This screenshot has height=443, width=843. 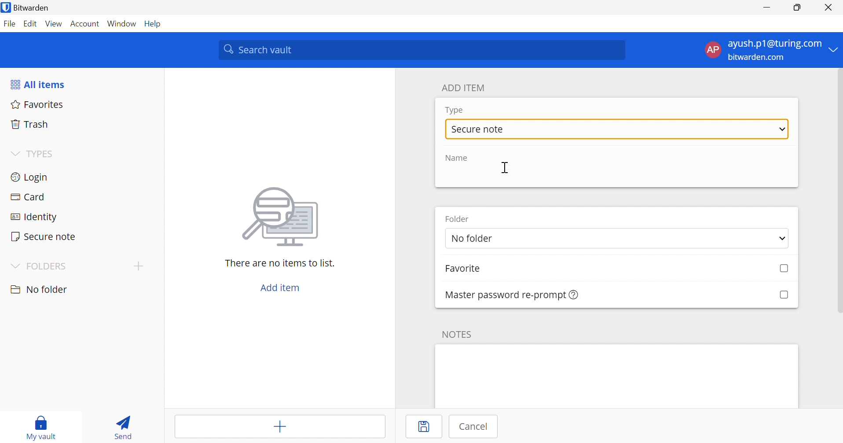 I want to click on bitwarden.com, so click(x=756, y=58).